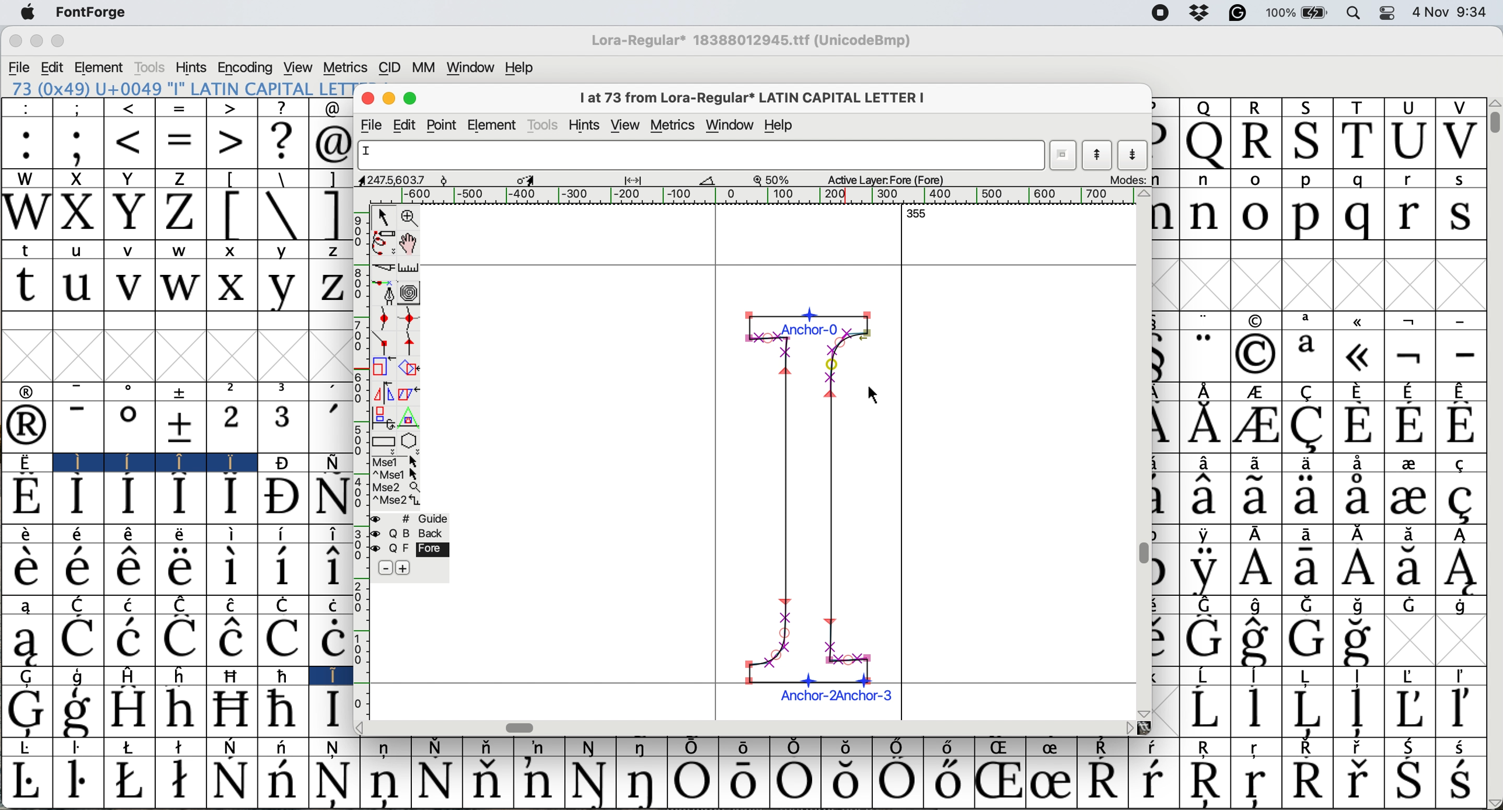  What do you see at coordinates (332, 144) in the screenshot?
I see `@` at bounding box center [332, 144].